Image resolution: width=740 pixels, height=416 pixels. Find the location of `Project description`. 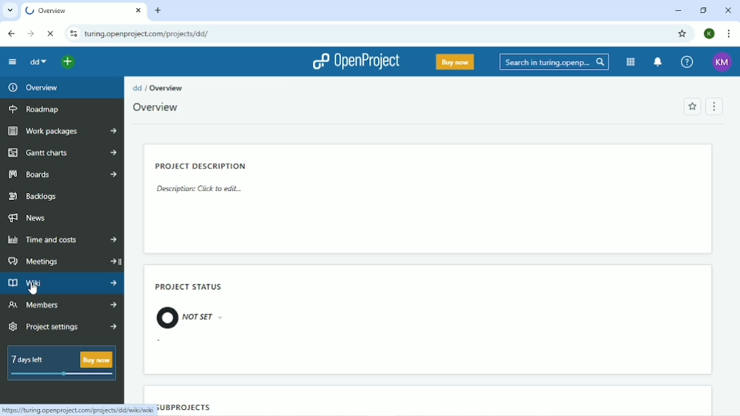

Project description is located at coordinates (201, 165).